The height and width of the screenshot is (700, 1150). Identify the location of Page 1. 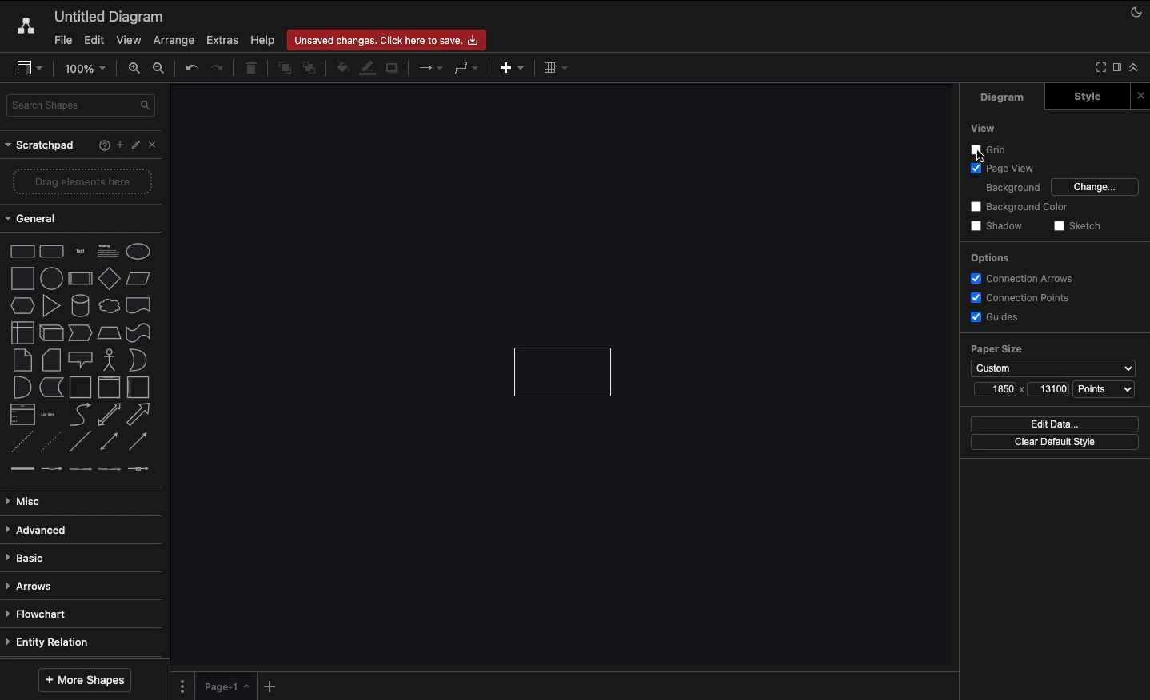
(227, 687).